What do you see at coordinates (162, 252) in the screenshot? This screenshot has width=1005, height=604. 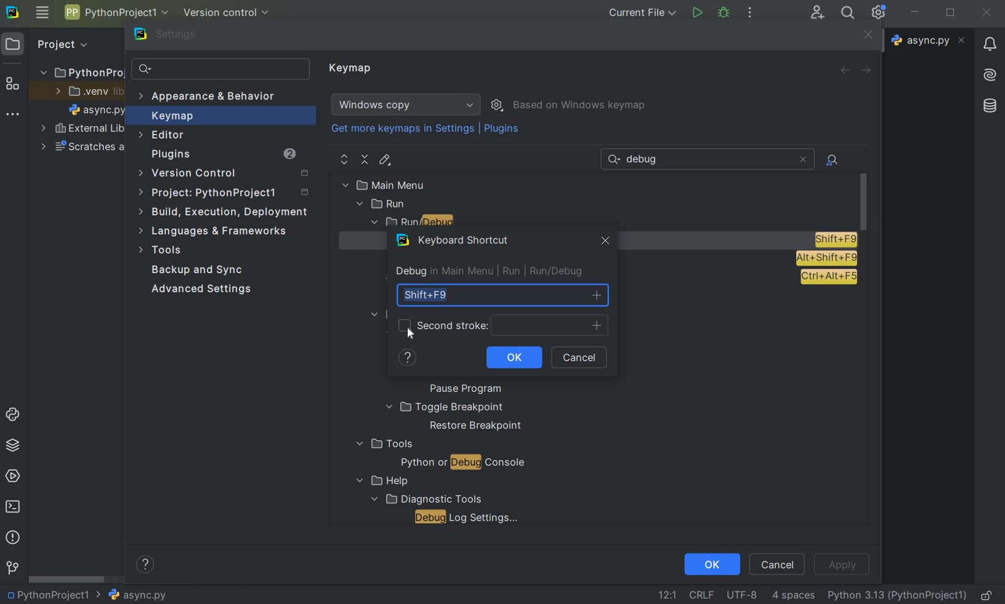 I see `tools` at bounding box center [162, 252].